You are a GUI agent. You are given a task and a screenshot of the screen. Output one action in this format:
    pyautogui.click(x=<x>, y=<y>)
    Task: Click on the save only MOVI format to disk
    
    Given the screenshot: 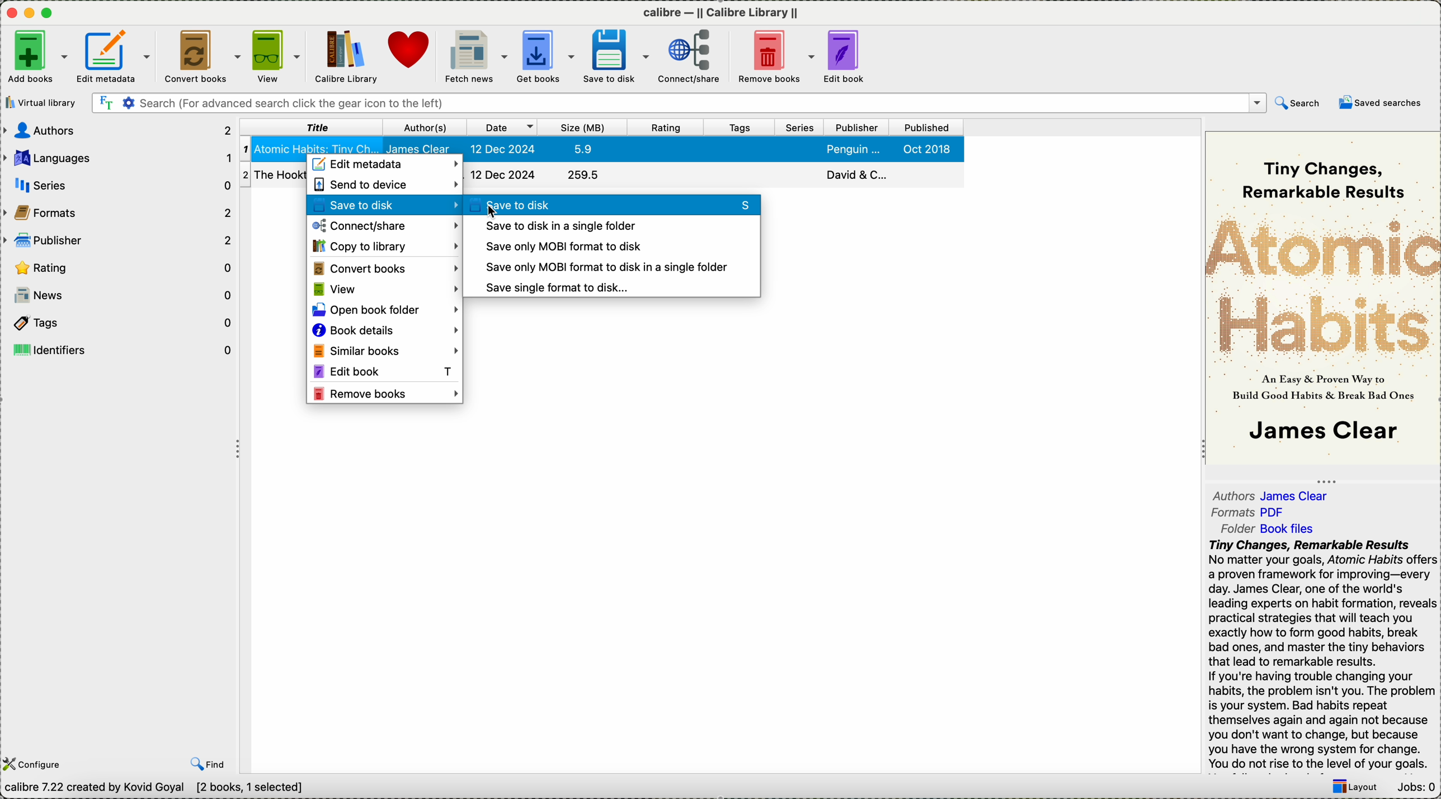 What is the action you would take?
    pyautogui.click(x=560, y=247)
    